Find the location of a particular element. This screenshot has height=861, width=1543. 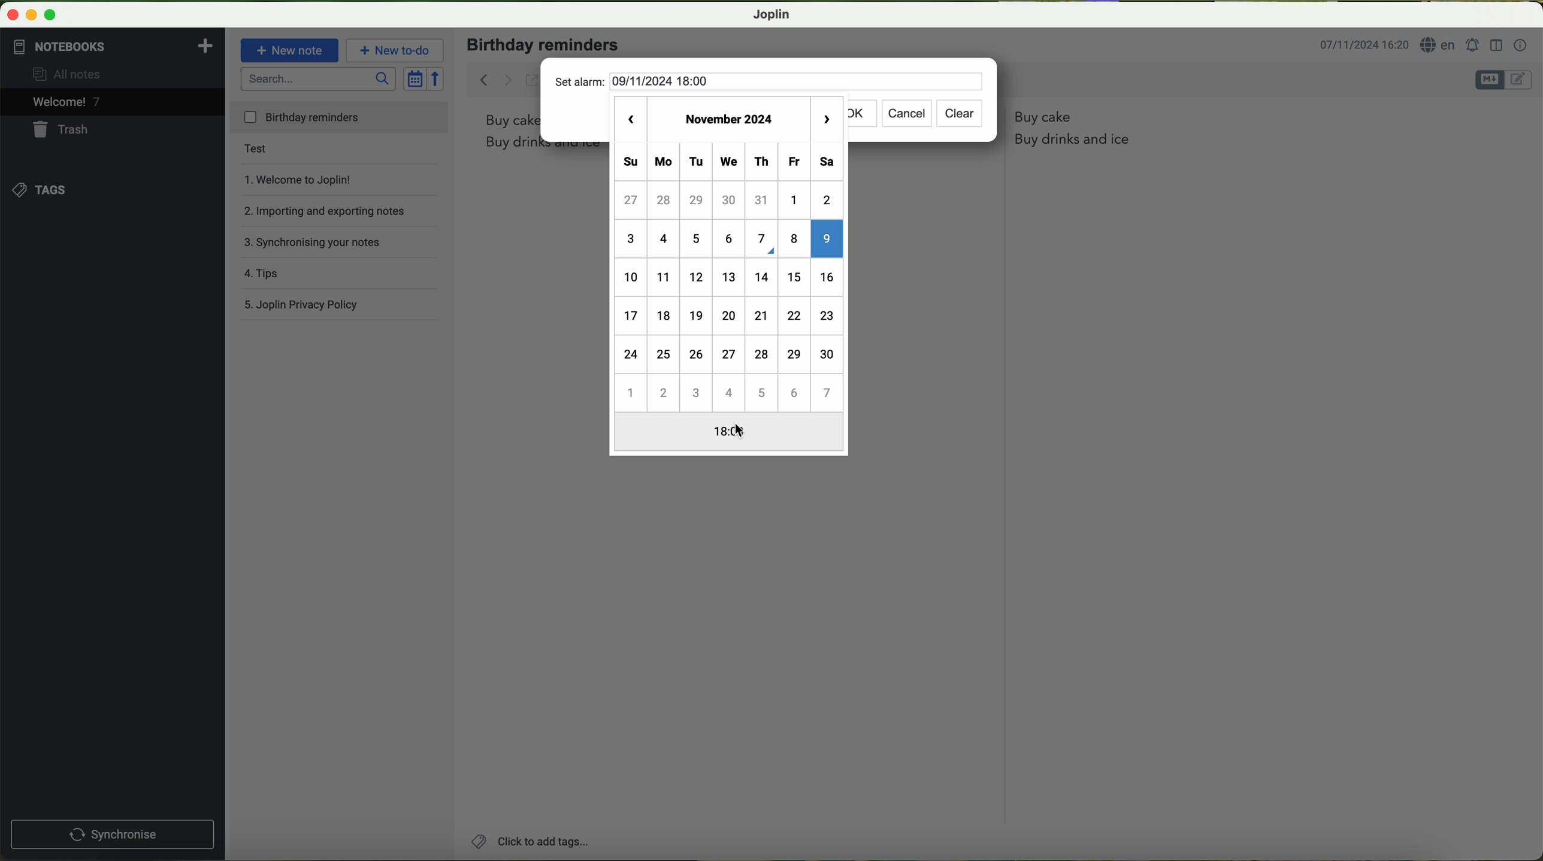

trash is located at coordinates (65, 131).